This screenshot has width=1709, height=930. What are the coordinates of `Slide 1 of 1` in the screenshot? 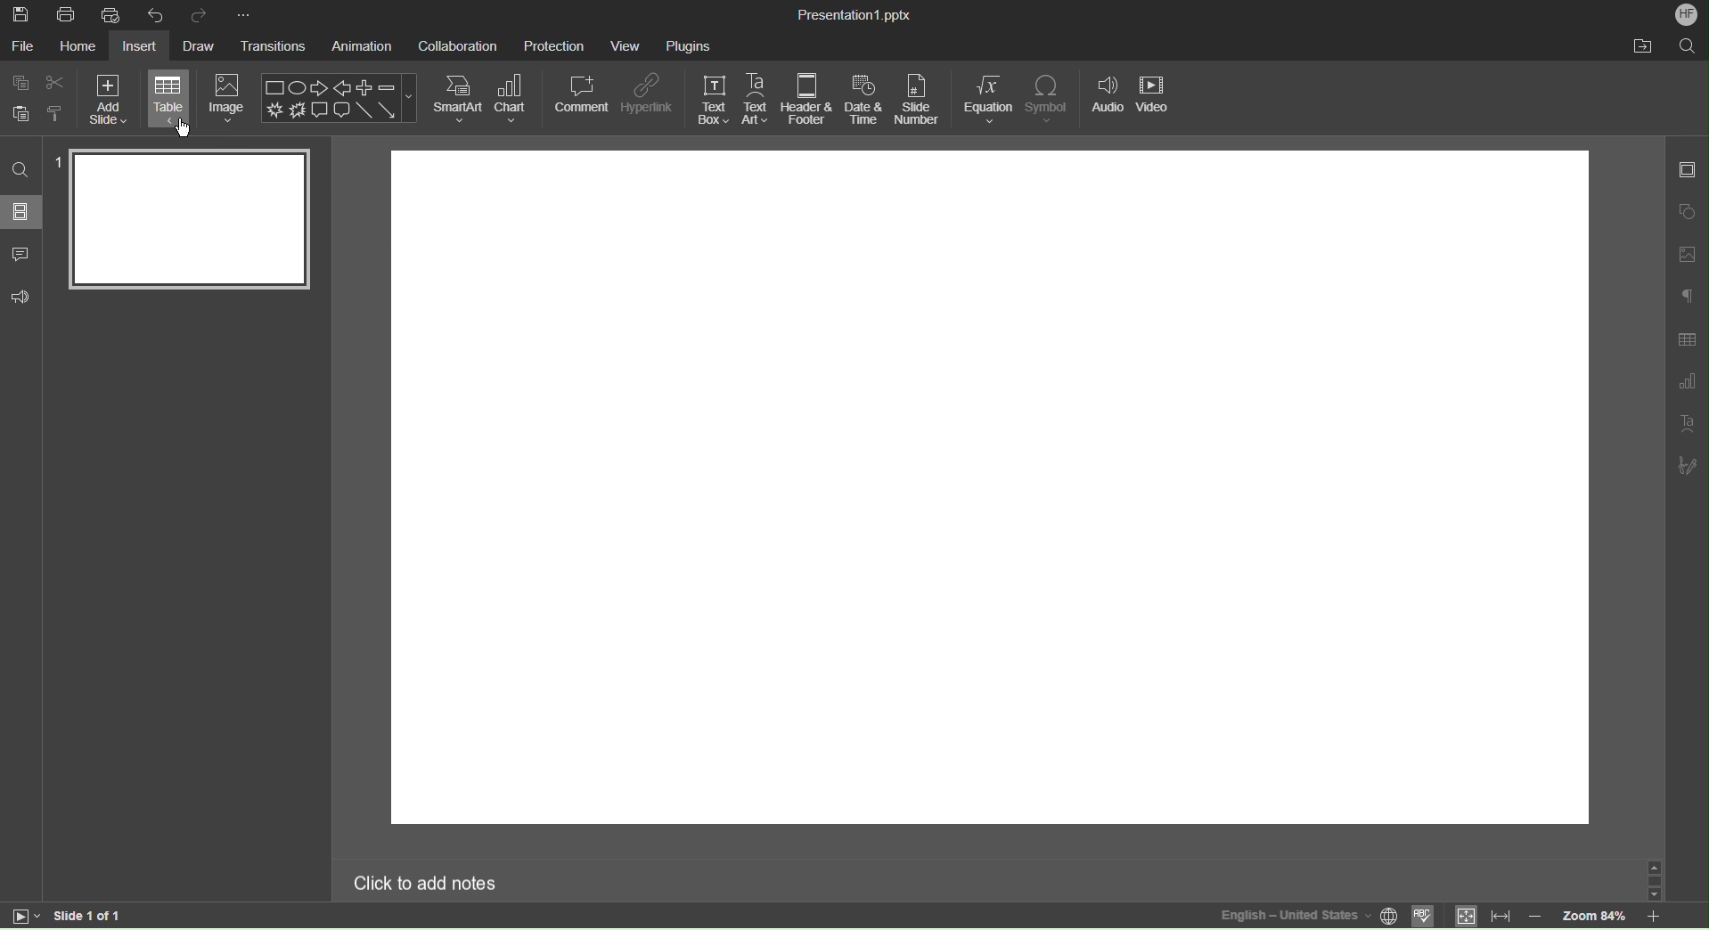 It's located at (88, 915).